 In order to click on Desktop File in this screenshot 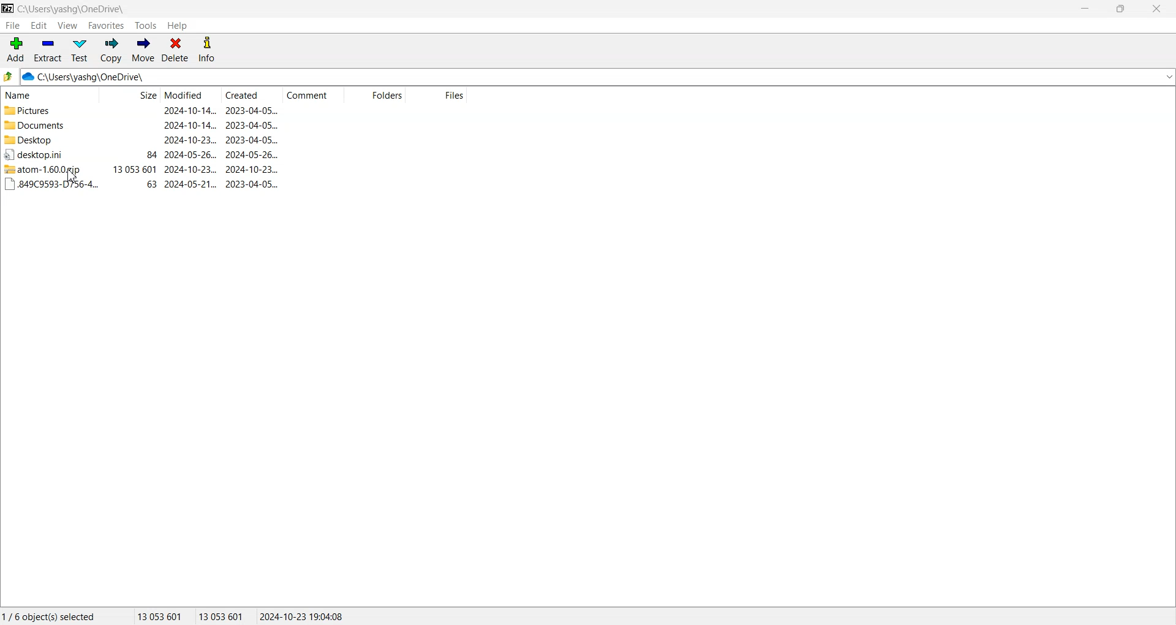, I will do `click(45, 154)`.